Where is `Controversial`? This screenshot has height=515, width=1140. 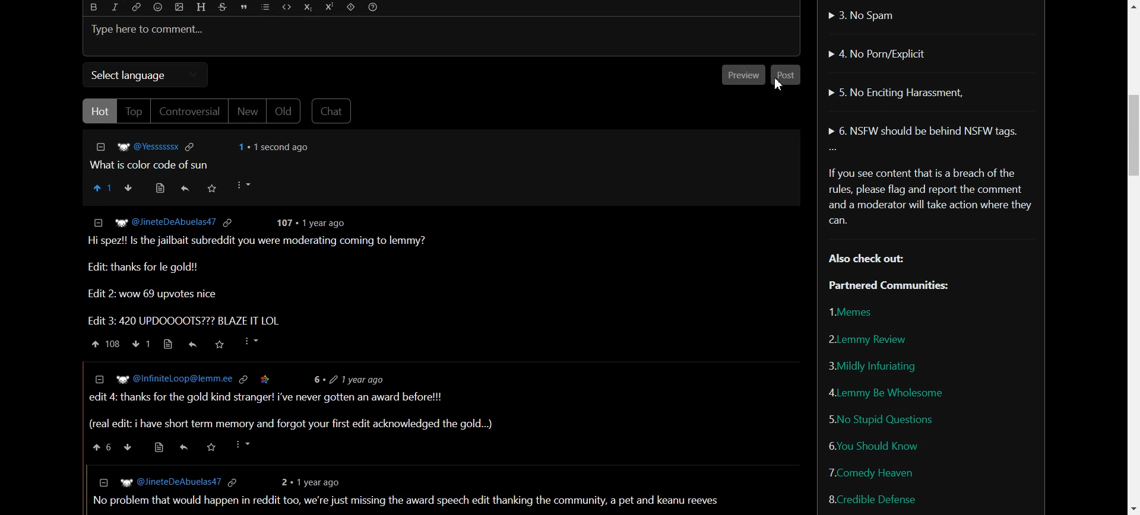
Controversial is located at coordinates (189, 111).